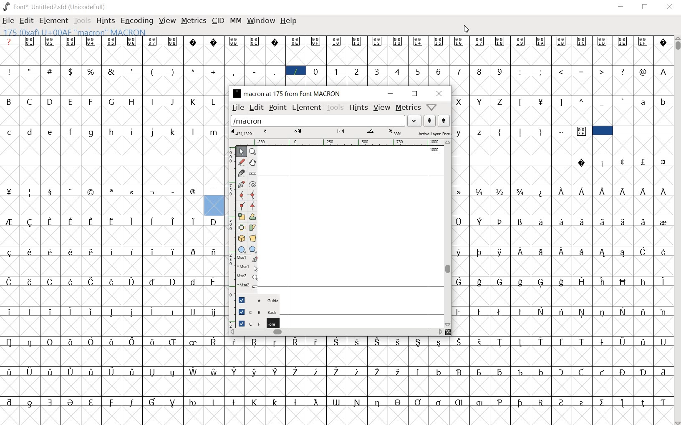  I want to click on Symbol, so click(664, 162).